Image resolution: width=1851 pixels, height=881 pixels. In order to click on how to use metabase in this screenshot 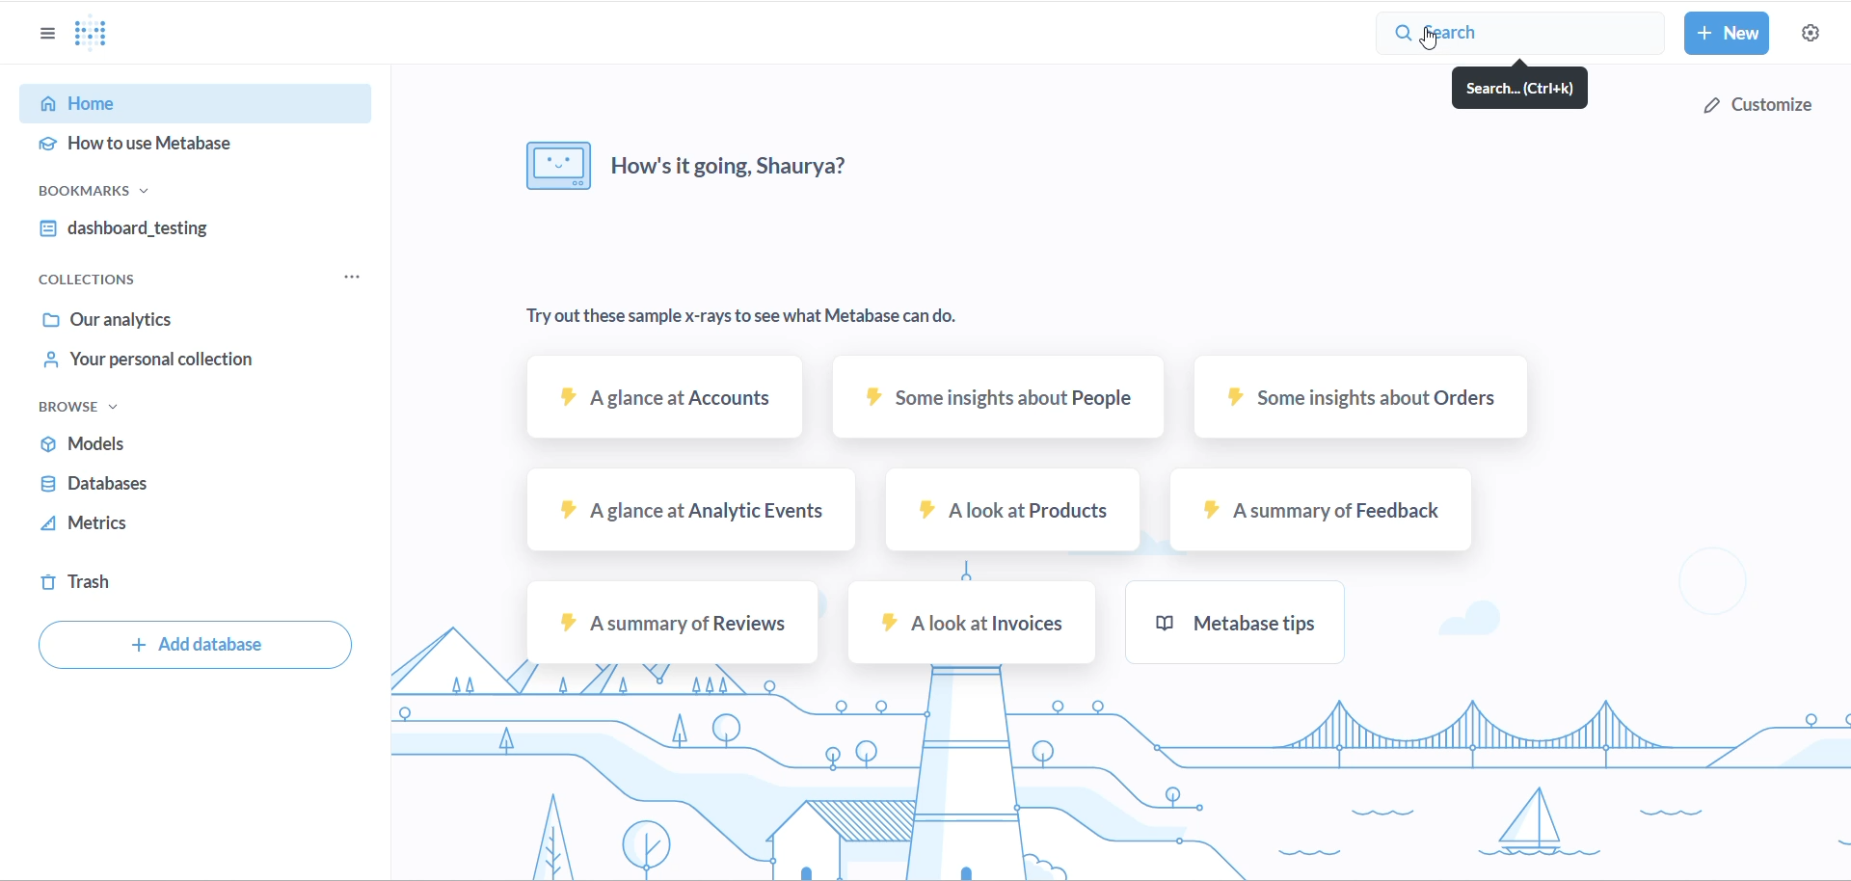, I will do `click(198, 146)`.